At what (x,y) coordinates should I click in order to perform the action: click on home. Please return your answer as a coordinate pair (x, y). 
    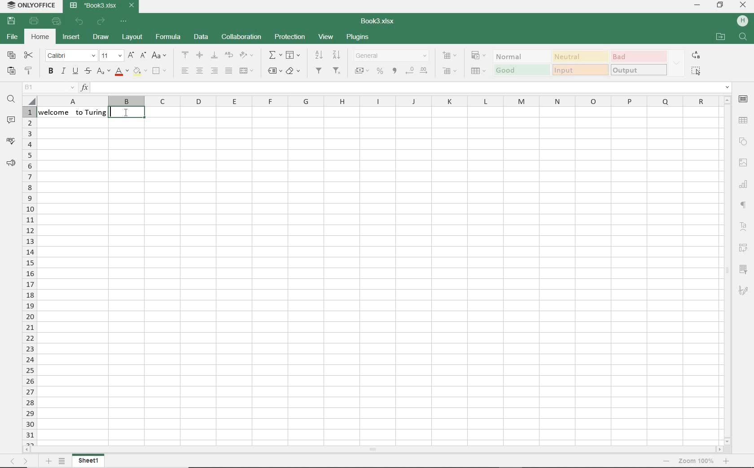
    Looking at the image, I should click on (40, 38).